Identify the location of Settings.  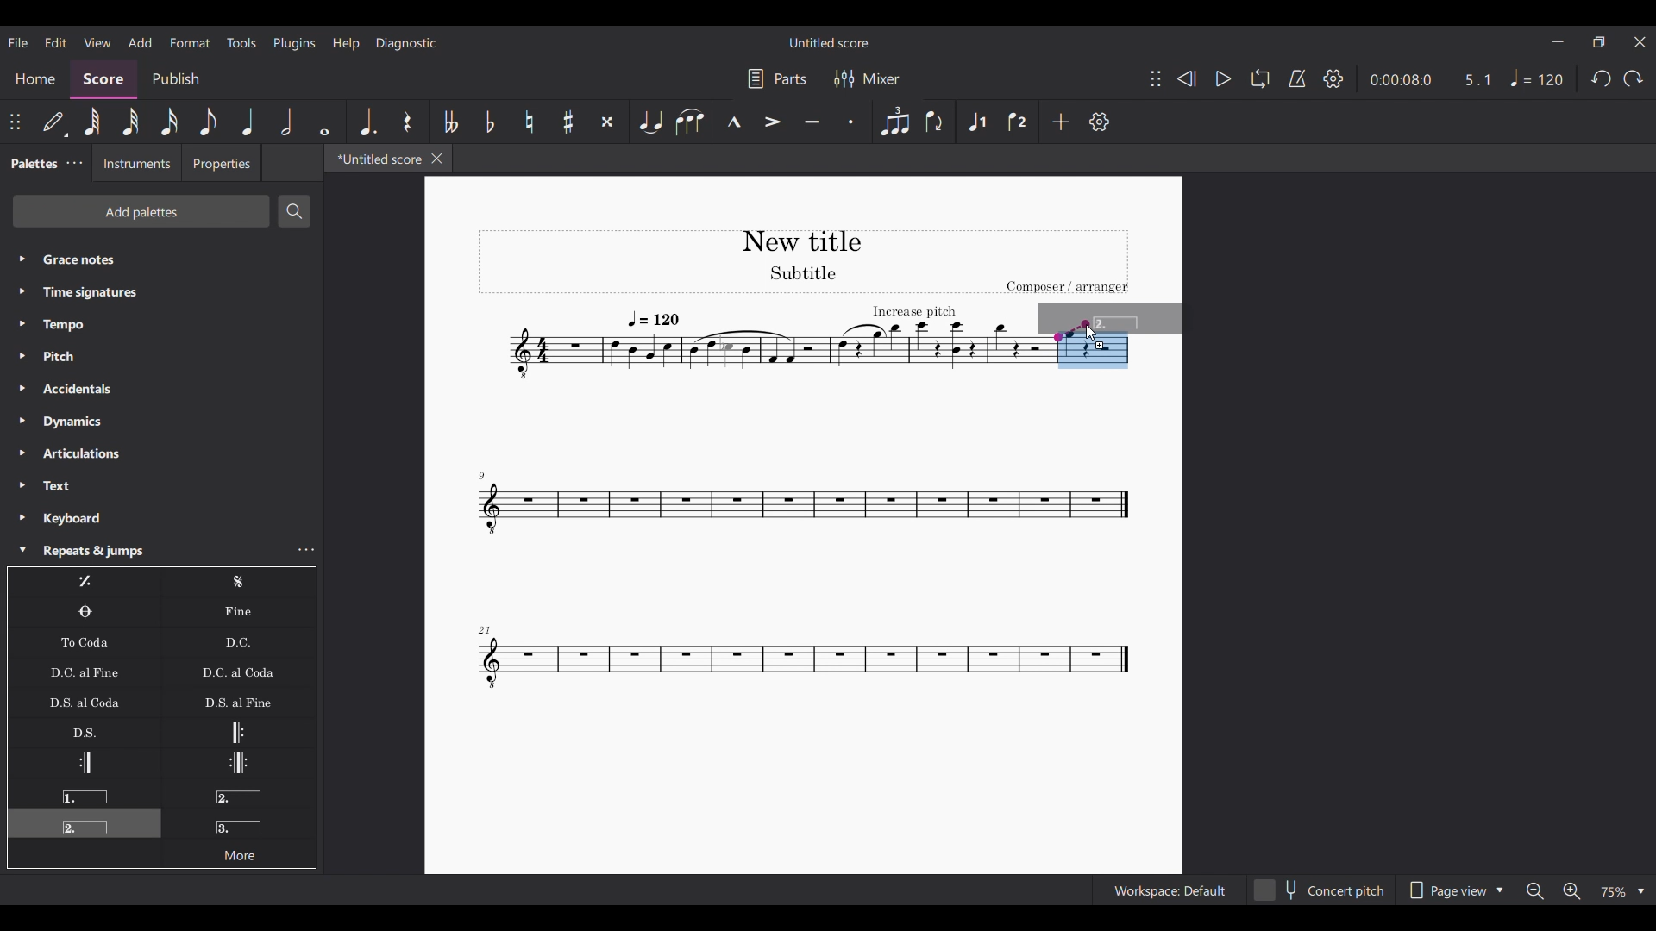
(1333, 78).